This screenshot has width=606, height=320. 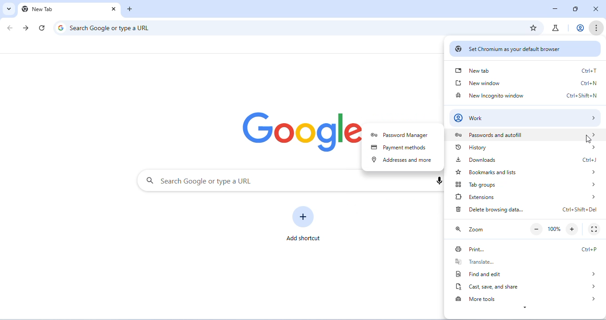 I want to click on cast, save and share, so click(x=525, y=287).